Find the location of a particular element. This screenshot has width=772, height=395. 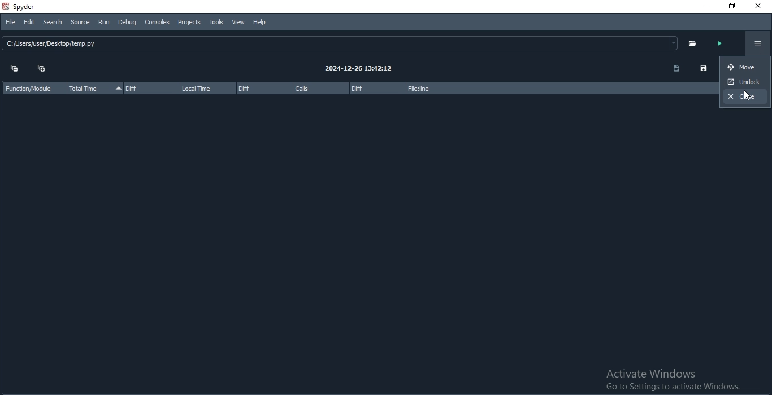

Search is located at coordinates (53, 22).